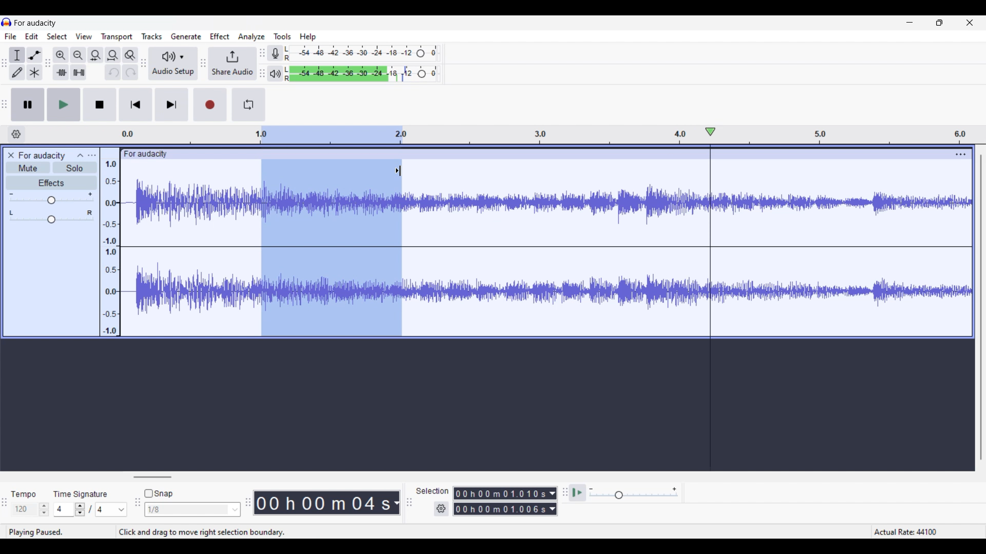  What do you see at coordinates (79, 55) in the screenshot?
I see `Zoom out` at bounding box center [79, 55].